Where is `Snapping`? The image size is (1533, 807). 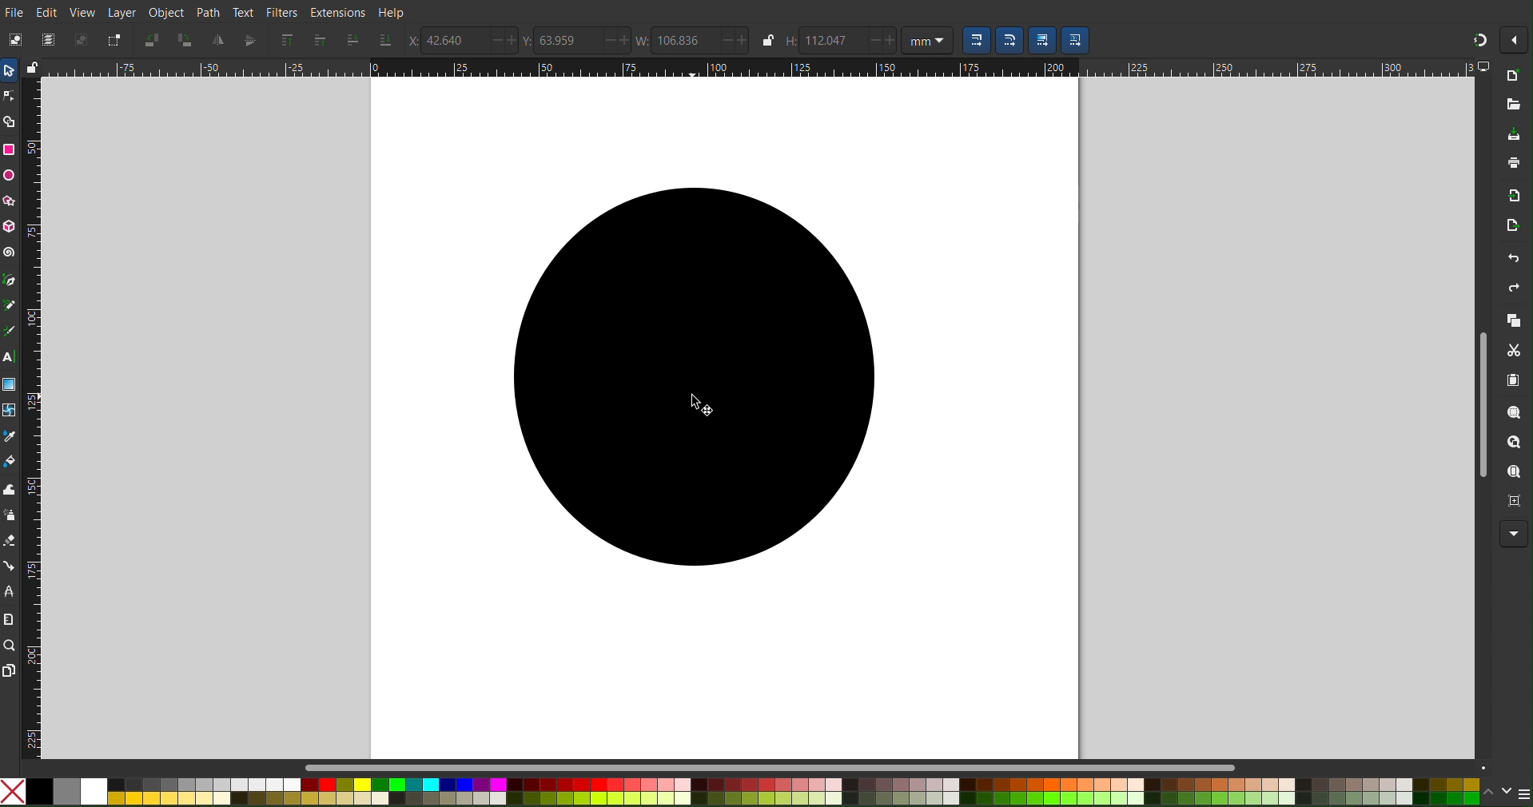 Snapping is located at coordinates (1474, 40).